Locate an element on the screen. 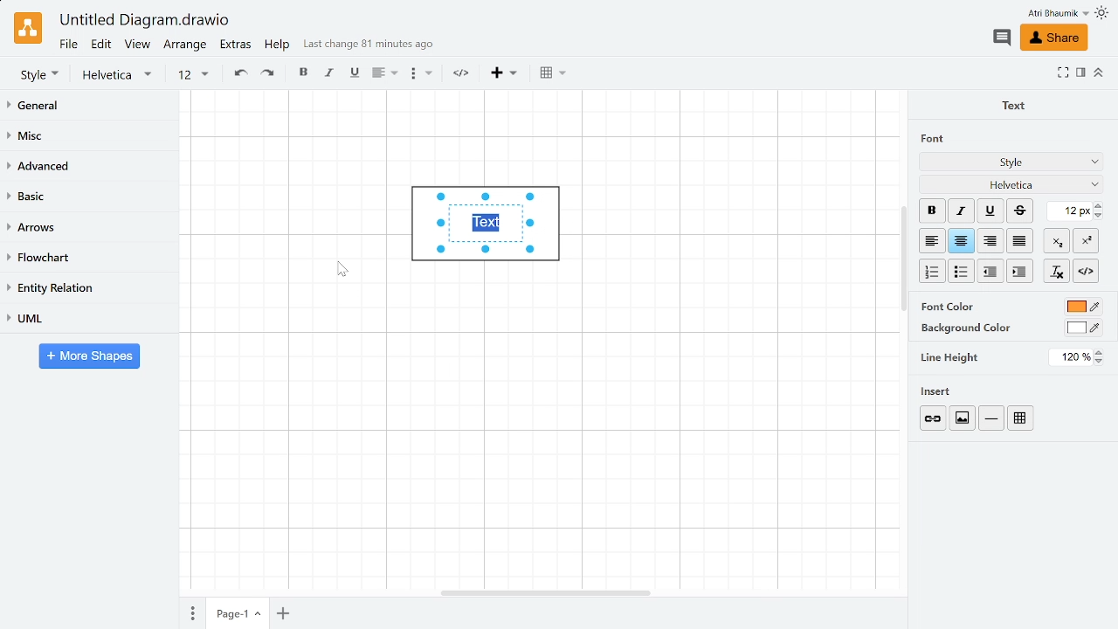 This screenshot has height=629, width=1118. Increase font size is located at coordinates (1100, 205).